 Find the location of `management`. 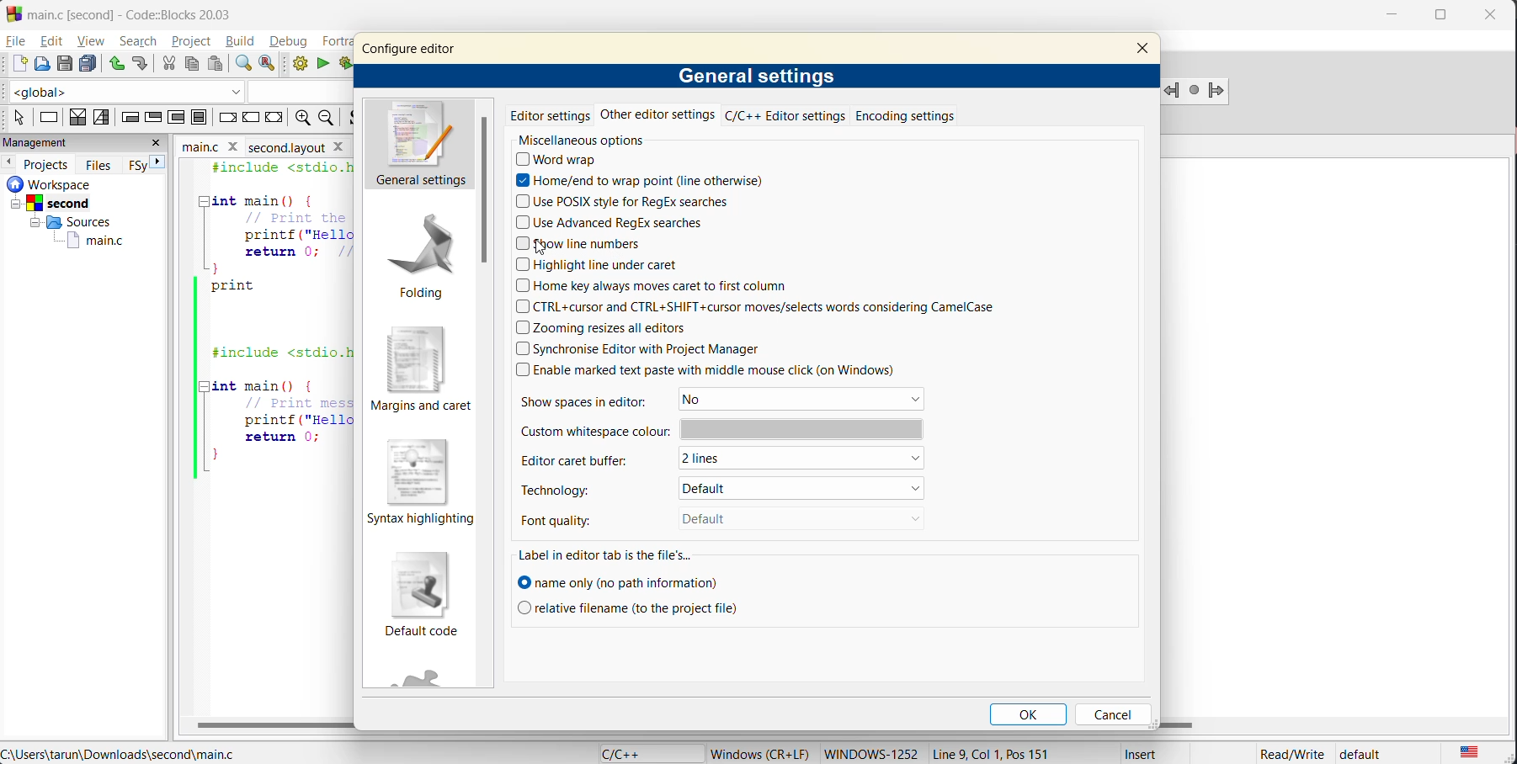

management is located at coordinates (71, 142).